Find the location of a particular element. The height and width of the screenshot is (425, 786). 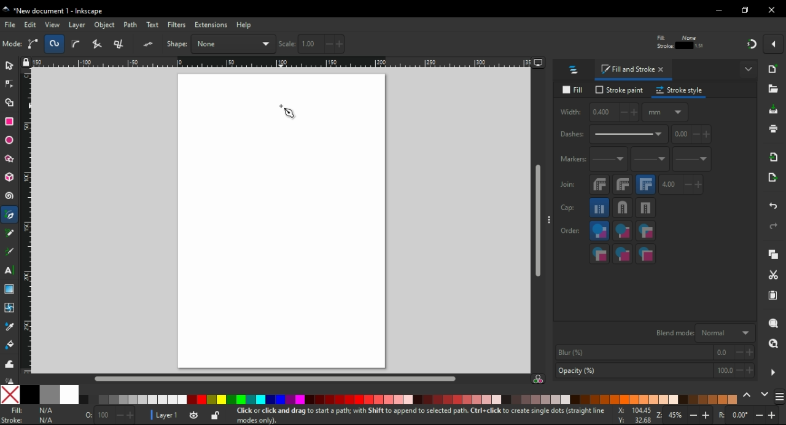

fill,stroke,markers is located at coordinates (599, 232).